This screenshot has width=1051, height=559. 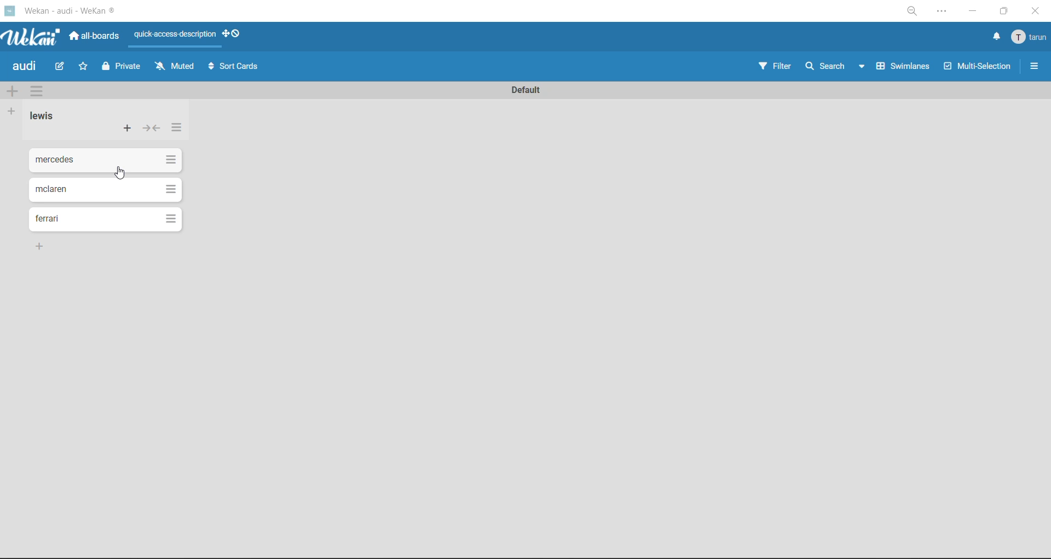 What do you see at coordinates (40, 92) in the screenshot?
I see `swimlane actions` at bounding box center [40, 92].